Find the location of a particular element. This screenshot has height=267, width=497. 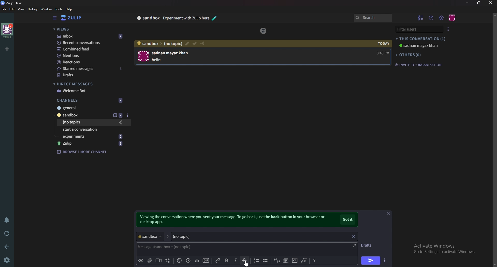

Channels is located at coordinates (91, 100).